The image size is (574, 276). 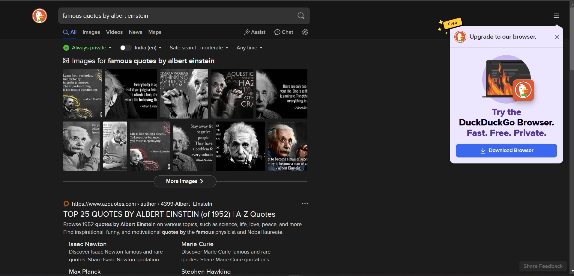 What do you see at coordinates (302, 17) in the screenshot?
I see `search` at bounding box center [302, 17].